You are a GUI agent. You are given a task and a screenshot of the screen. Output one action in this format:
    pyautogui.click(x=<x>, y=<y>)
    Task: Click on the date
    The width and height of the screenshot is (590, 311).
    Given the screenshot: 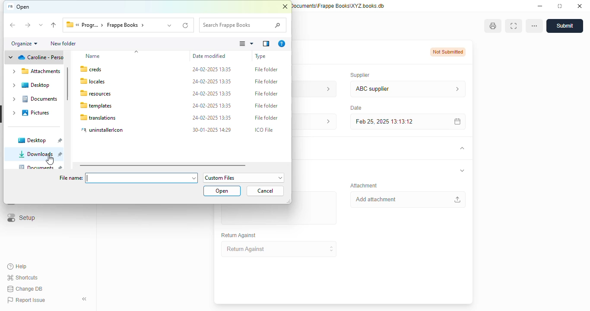 What is the action you would take?
    pyautogui.click(x=355, y=108)
    